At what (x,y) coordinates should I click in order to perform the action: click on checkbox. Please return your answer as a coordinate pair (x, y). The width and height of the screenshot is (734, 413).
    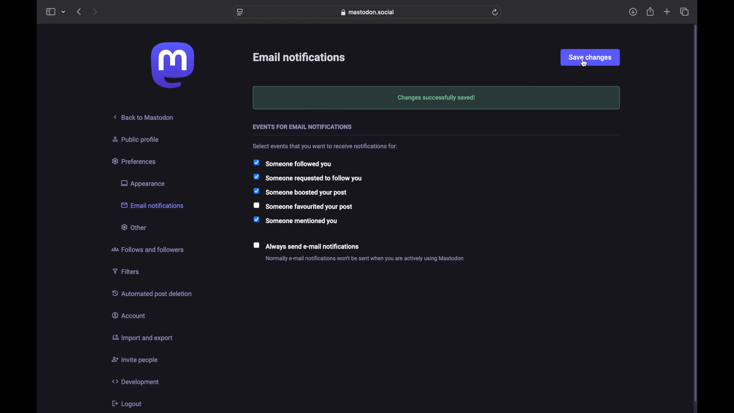
    Looking at the image, I should click on (292, 163).